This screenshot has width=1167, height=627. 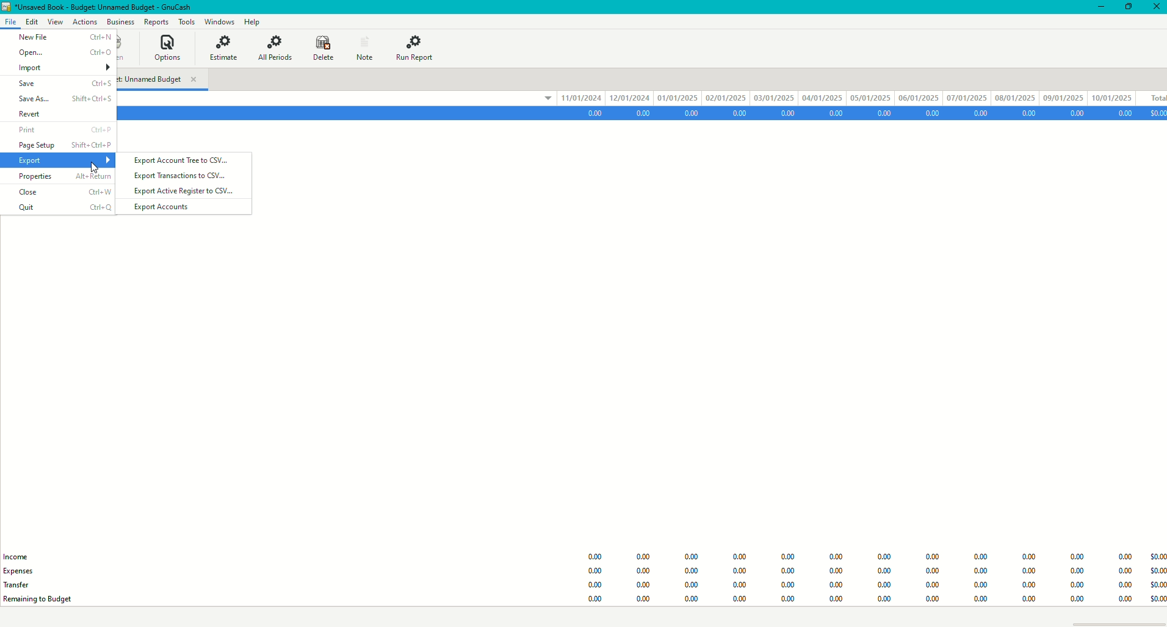 What do you see at coordinates (873, 113) in the screenshot?
I see `Account Data` at bounding box center [873, 113].